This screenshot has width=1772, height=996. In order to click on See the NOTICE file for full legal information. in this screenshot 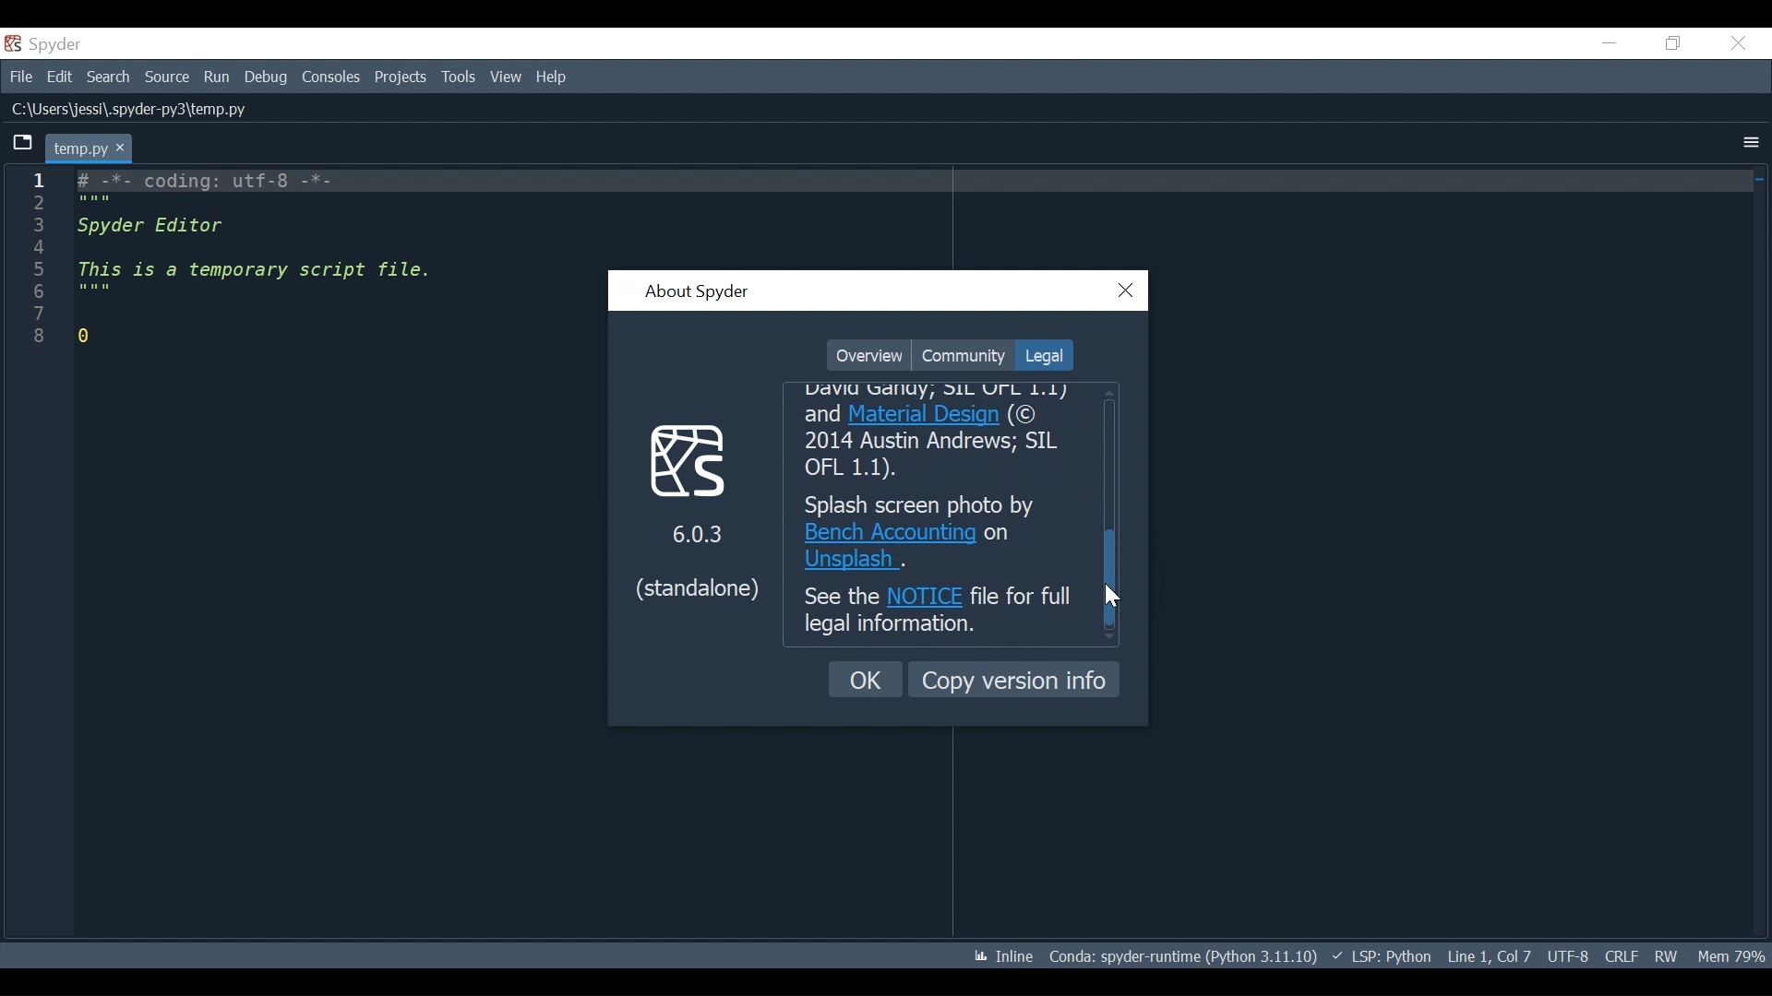, I will do `click(939, 613)`.